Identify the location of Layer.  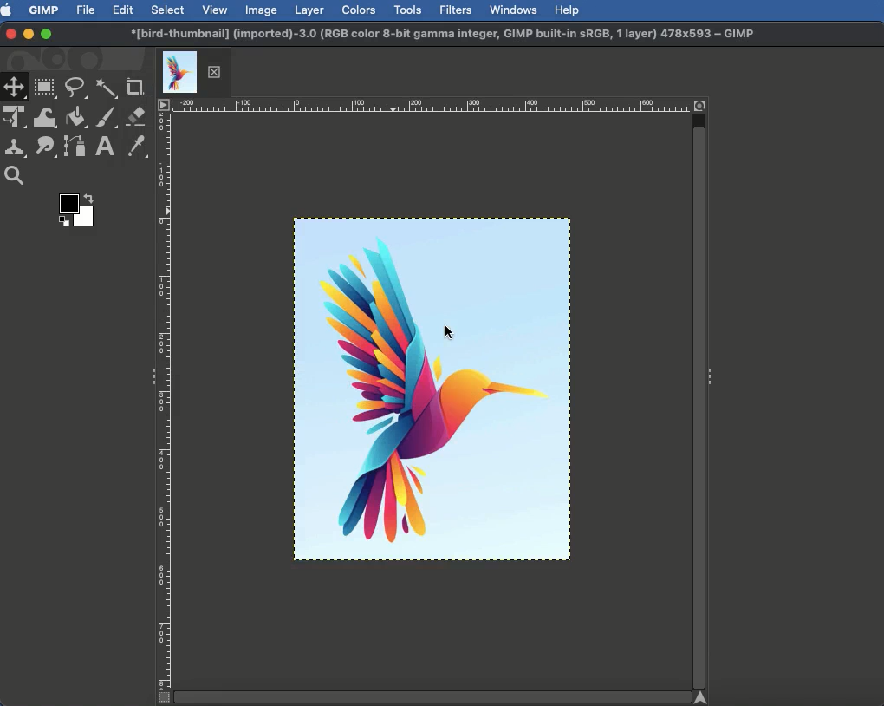
(309, 10).